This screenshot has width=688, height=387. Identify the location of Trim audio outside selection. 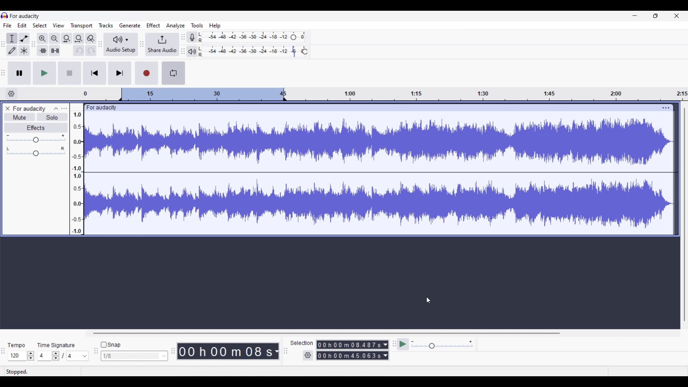
(43, 51).